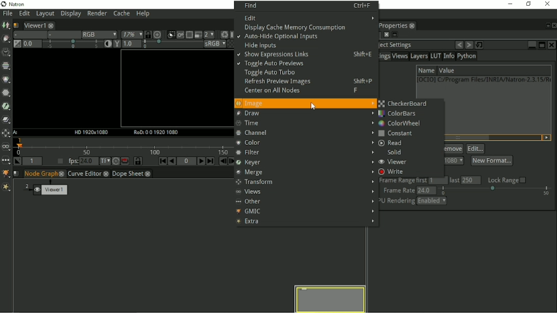  I want to click on Render, so click(98, 14).